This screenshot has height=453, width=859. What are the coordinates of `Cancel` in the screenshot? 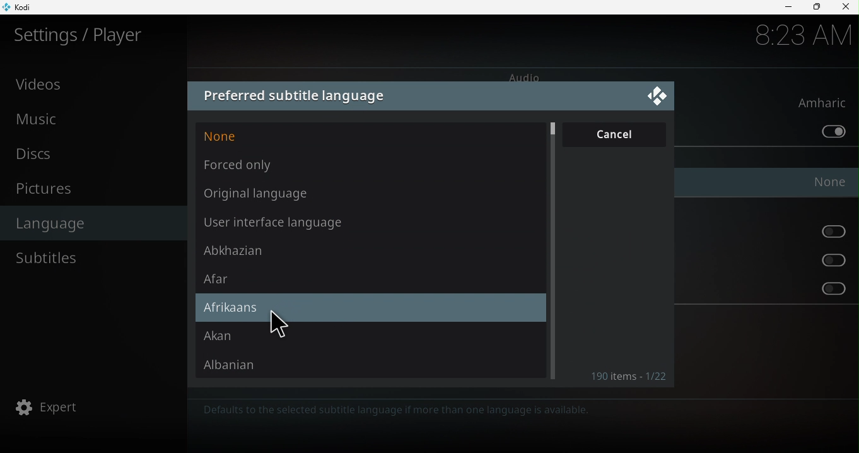 It's located at (623, 132).